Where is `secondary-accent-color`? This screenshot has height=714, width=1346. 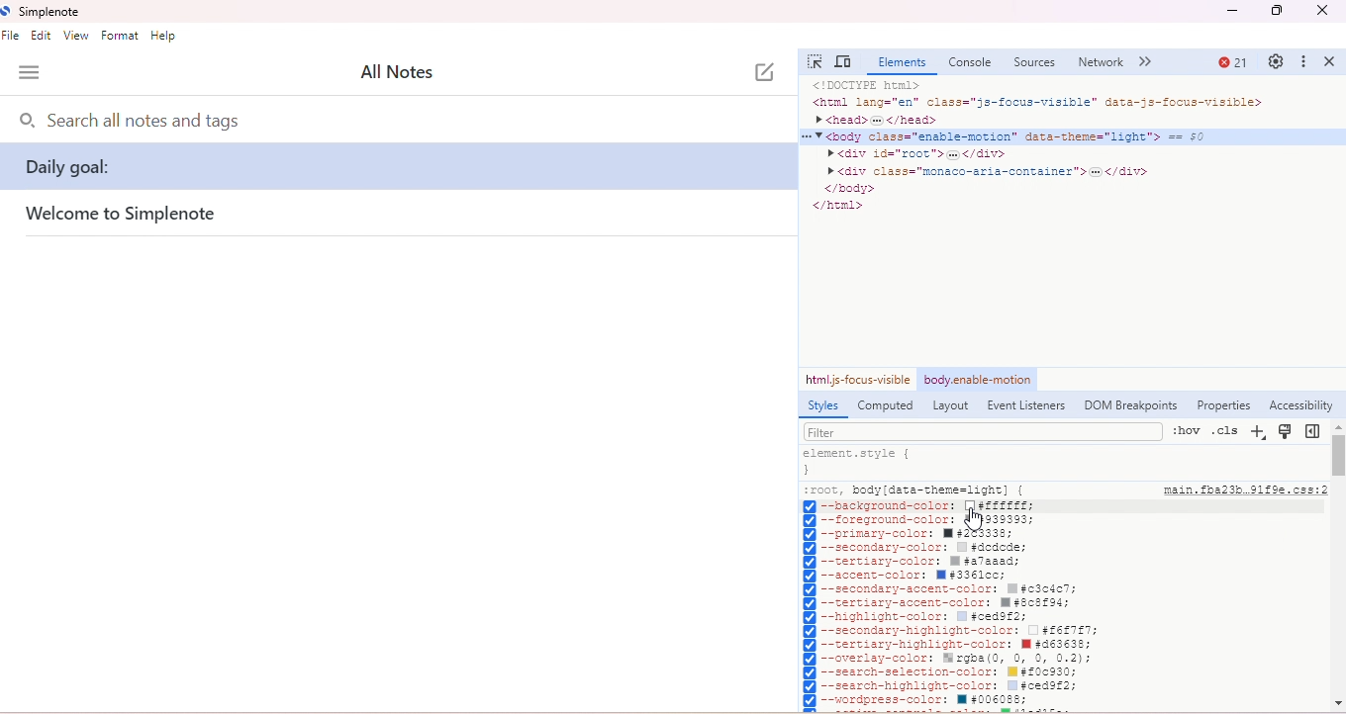 secondary-accent-color is located at coordinates (945, 590).